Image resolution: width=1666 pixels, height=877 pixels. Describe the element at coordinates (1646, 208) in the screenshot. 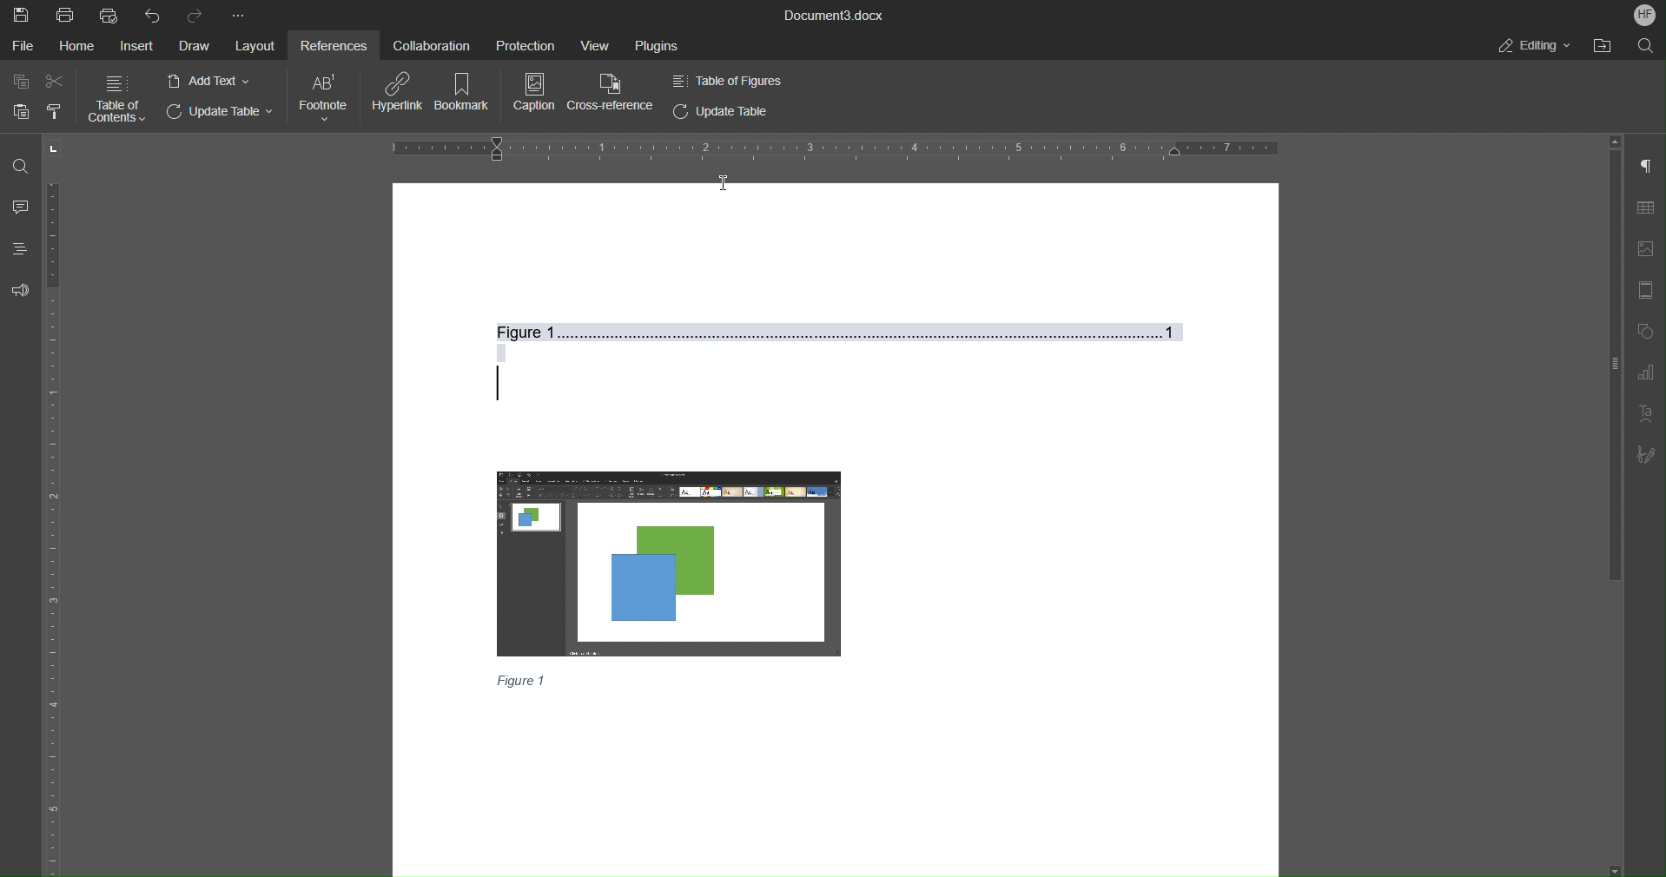

I see `Table Settings` at that location.